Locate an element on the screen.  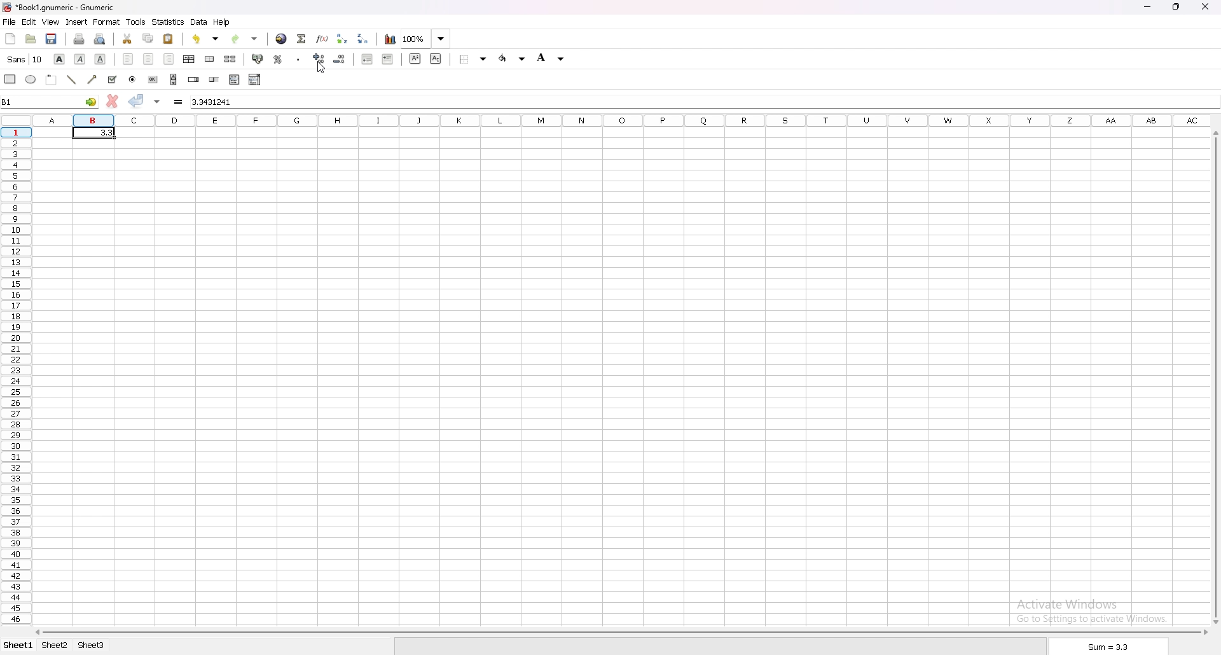
100% is located at coordinates (426, 38).